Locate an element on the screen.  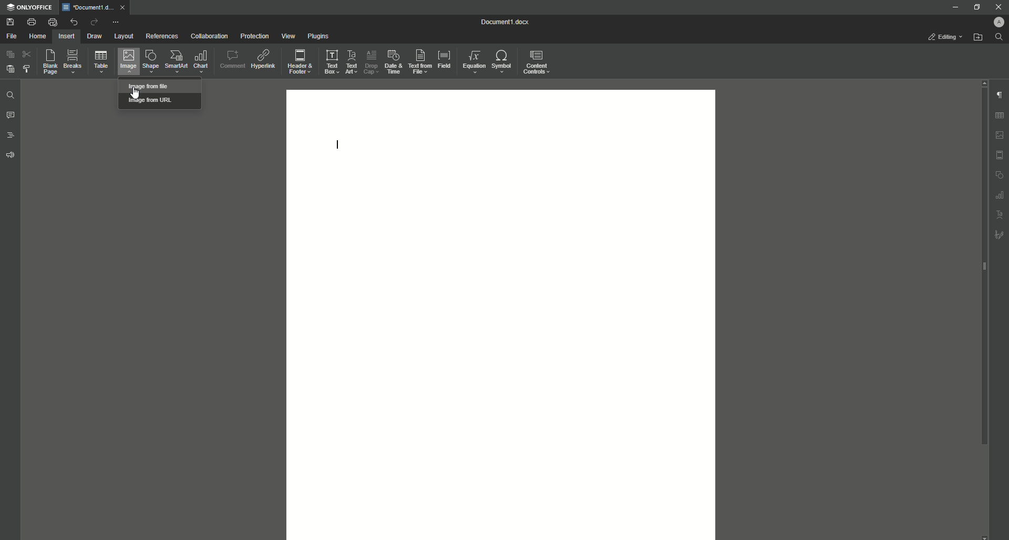
Save is located at coordinates (9, 22).